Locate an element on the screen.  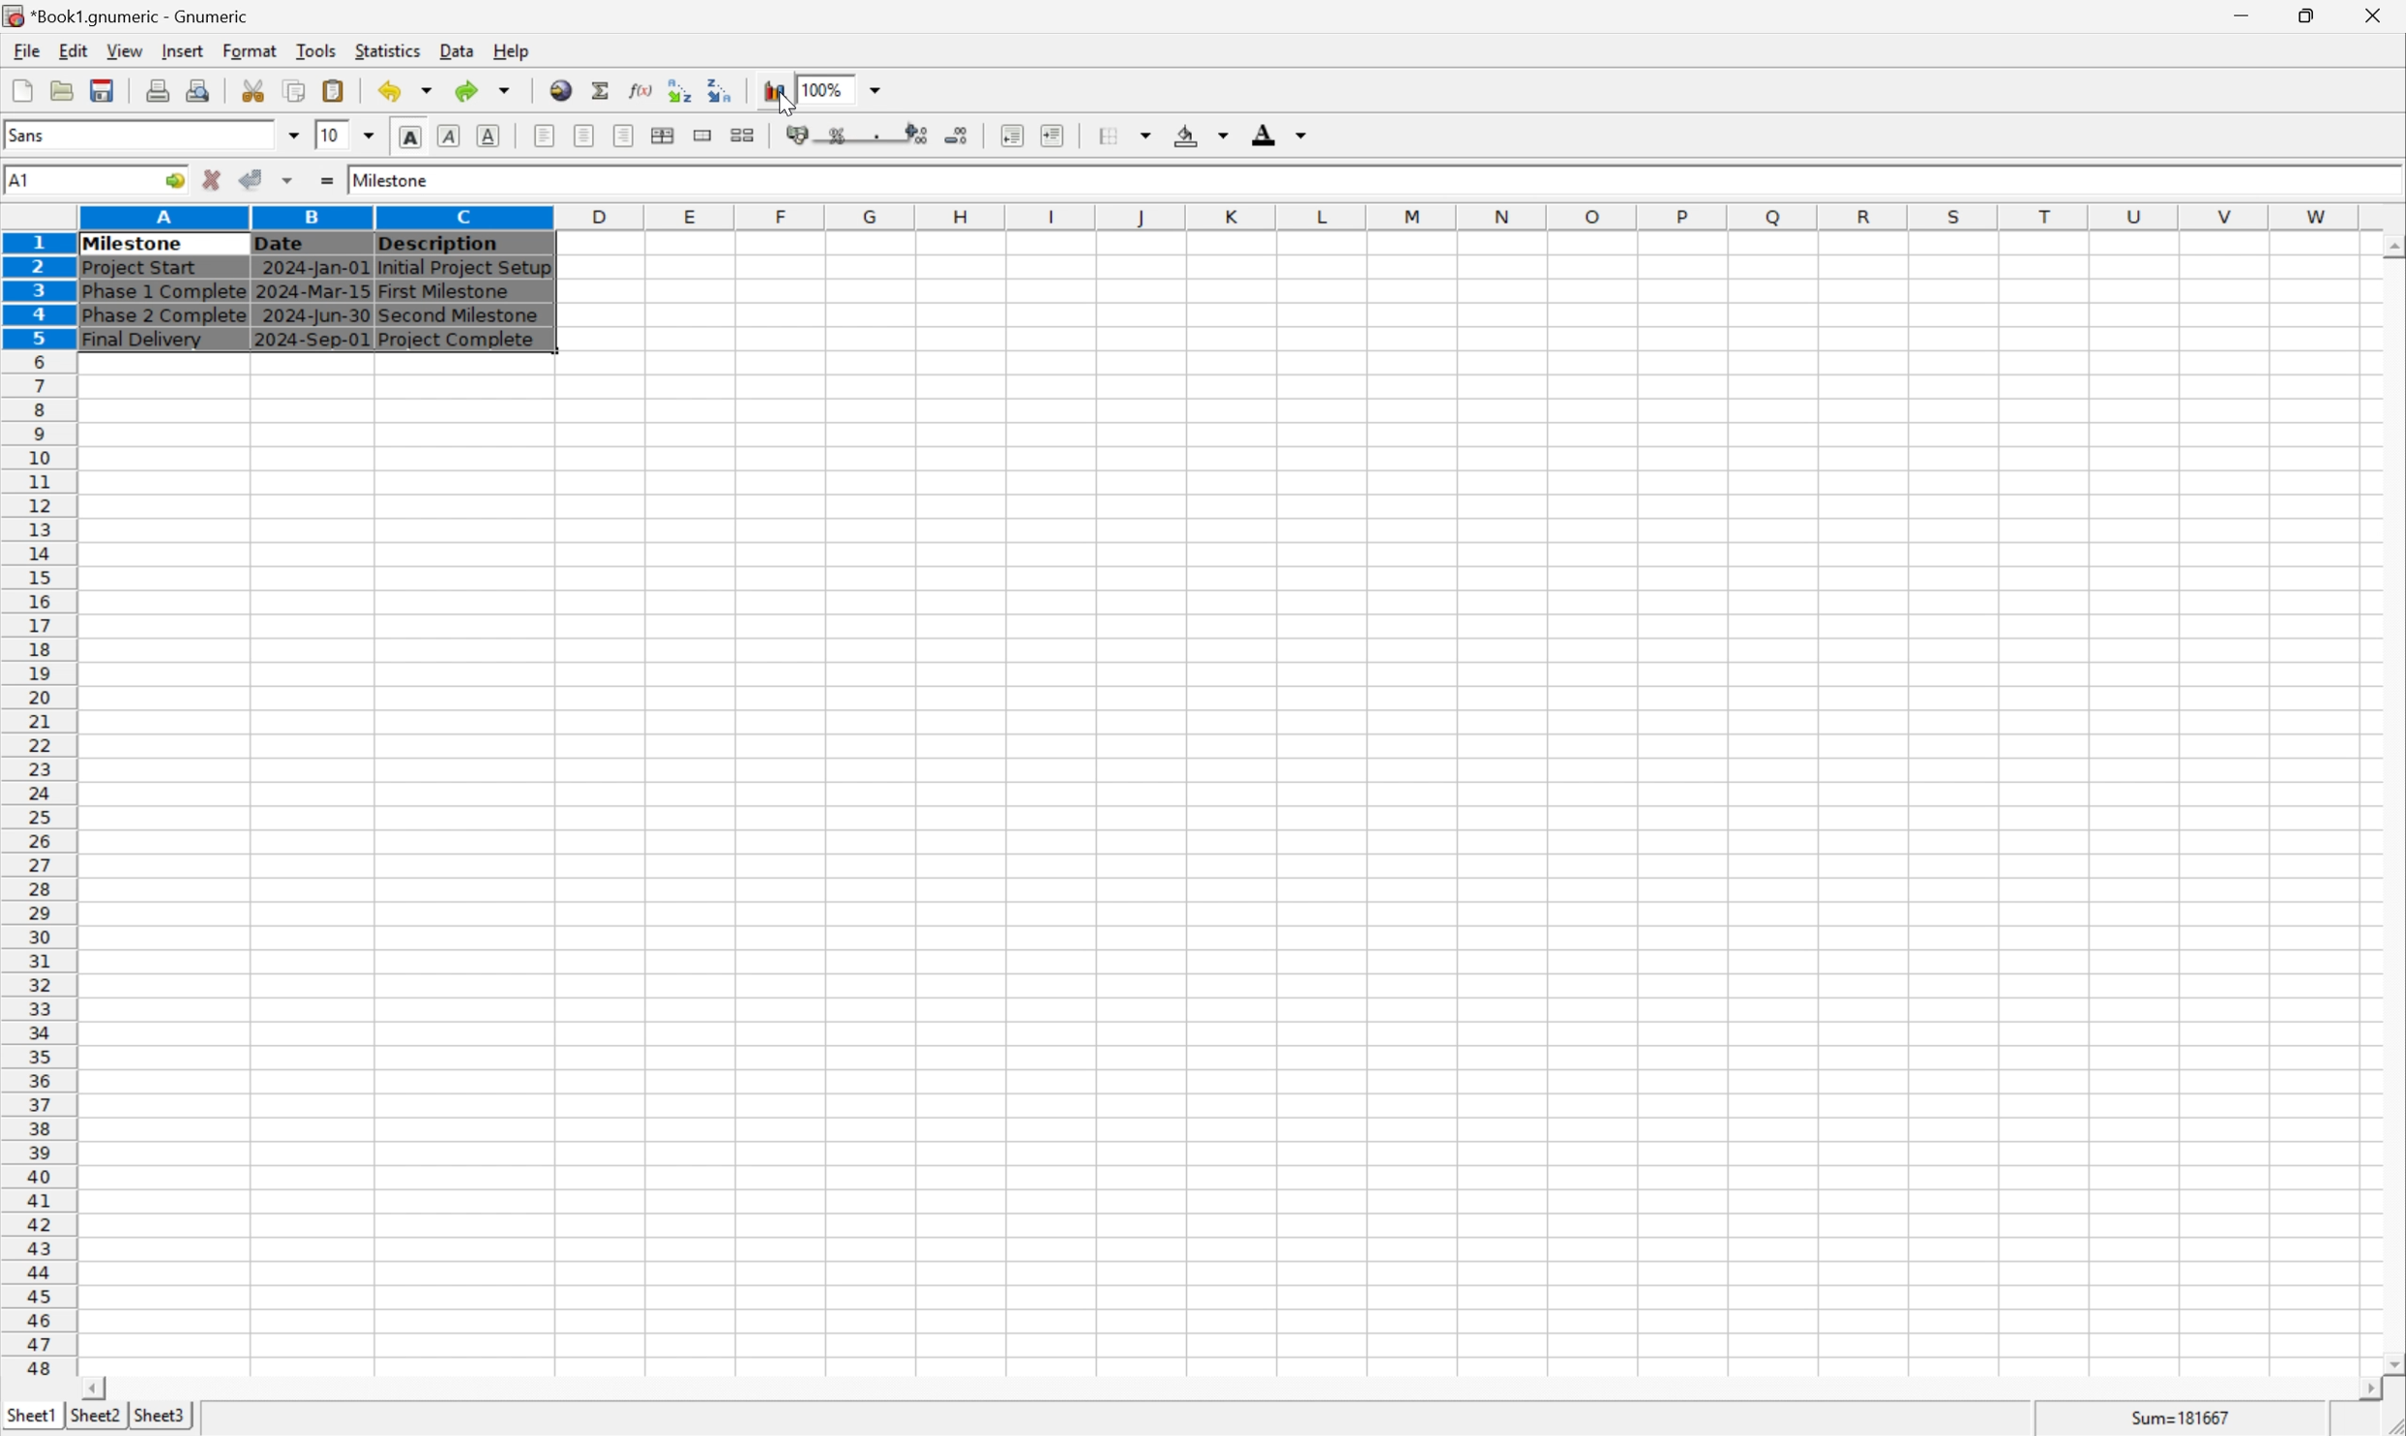
center horizontally is located at coordinates (582, 137).